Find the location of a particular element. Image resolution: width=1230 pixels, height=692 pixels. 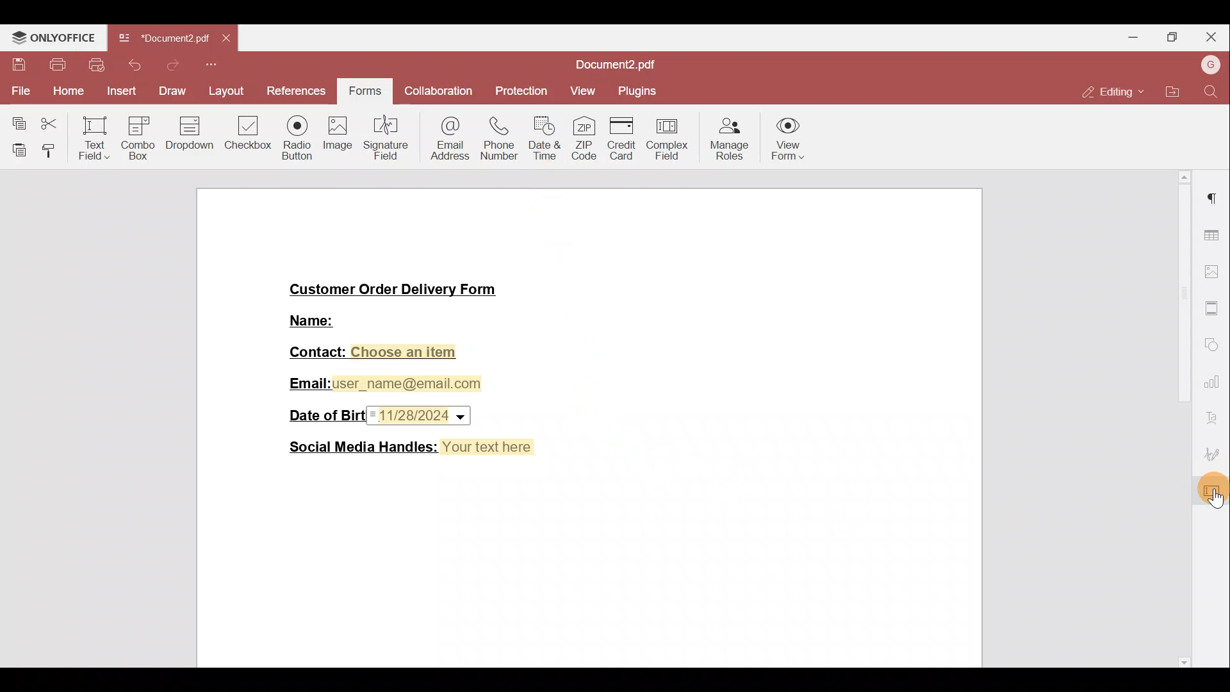

More is located at coordinates (213, 66).